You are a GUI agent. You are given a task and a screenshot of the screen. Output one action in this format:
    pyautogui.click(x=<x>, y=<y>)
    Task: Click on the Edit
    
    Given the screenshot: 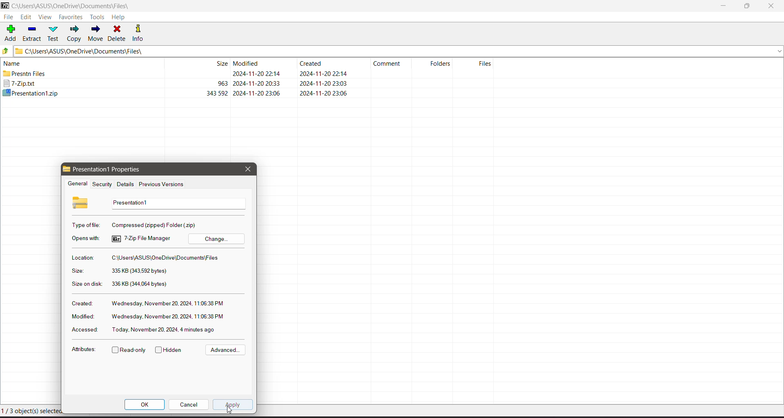 What is the action you would take?
    pyautogui.click(x=27, y=18)
    